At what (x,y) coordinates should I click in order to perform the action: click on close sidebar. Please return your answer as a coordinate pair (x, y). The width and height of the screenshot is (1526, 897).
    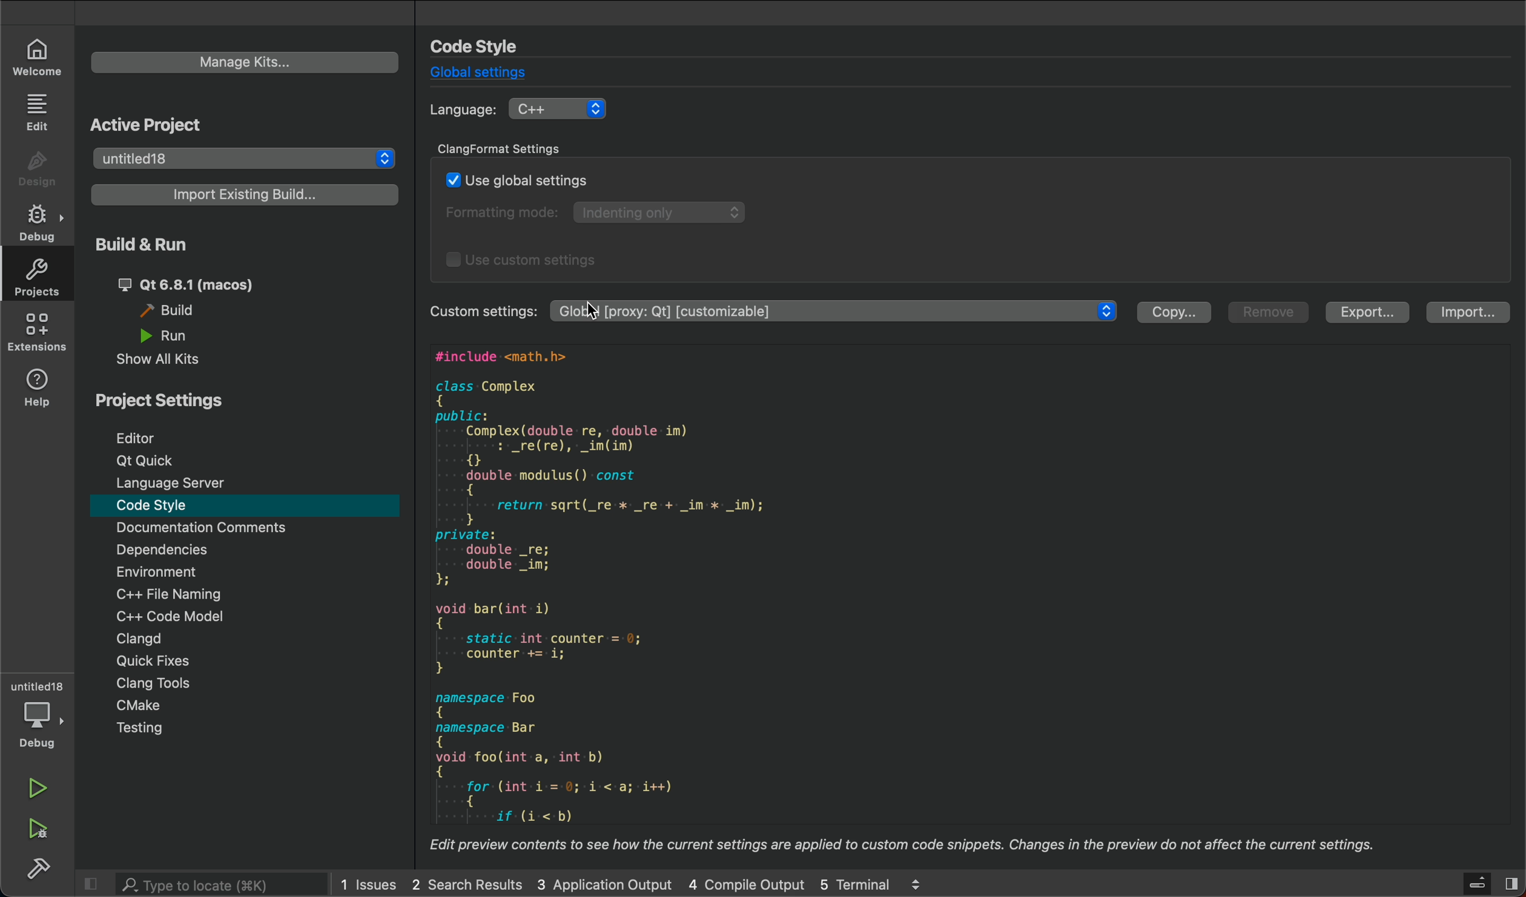
    Looking at the image, I should click on (94, 882).